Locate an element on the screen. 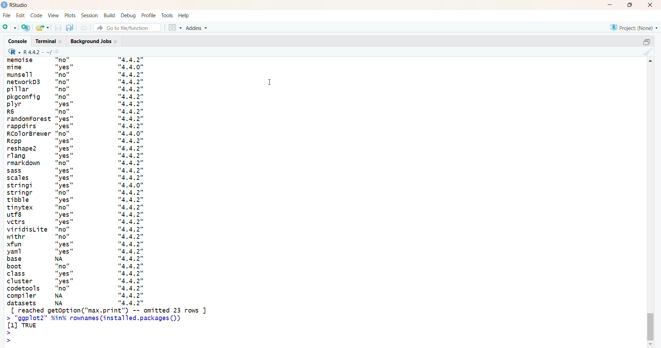 This screenshot has width=661, height=348. Rstudio is located at coordinates (15, 4).